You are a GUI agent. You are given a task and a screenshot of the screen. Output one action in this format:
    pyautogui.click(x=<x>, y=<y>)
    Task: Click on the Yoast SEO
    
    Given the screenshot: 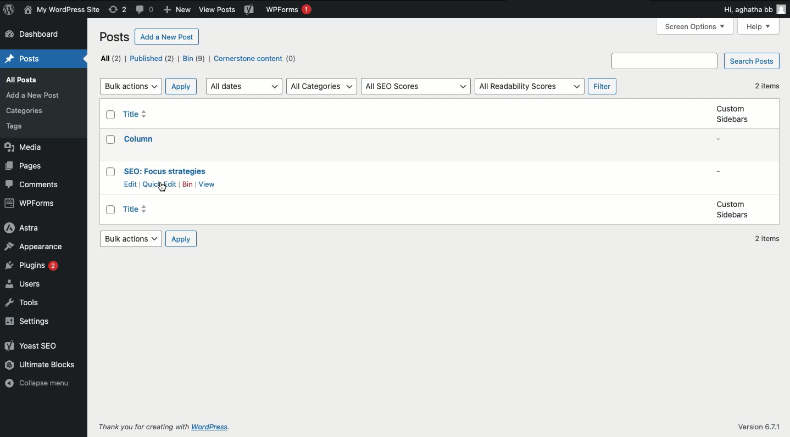 What is the action you would take?
    pyautogui.click(x=31, y=345)
    